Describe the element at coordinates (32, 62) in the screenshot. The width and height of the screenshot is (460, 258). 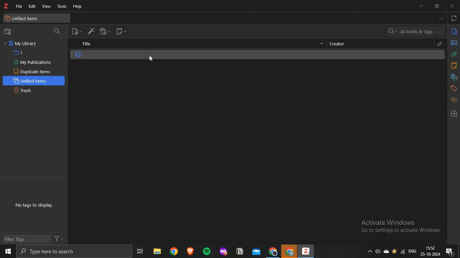
I see `My Publications` at that location.